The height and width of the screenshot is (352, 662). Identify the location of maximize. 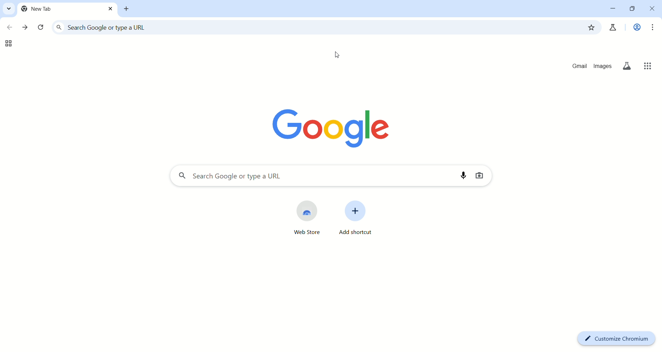
(634, 10).